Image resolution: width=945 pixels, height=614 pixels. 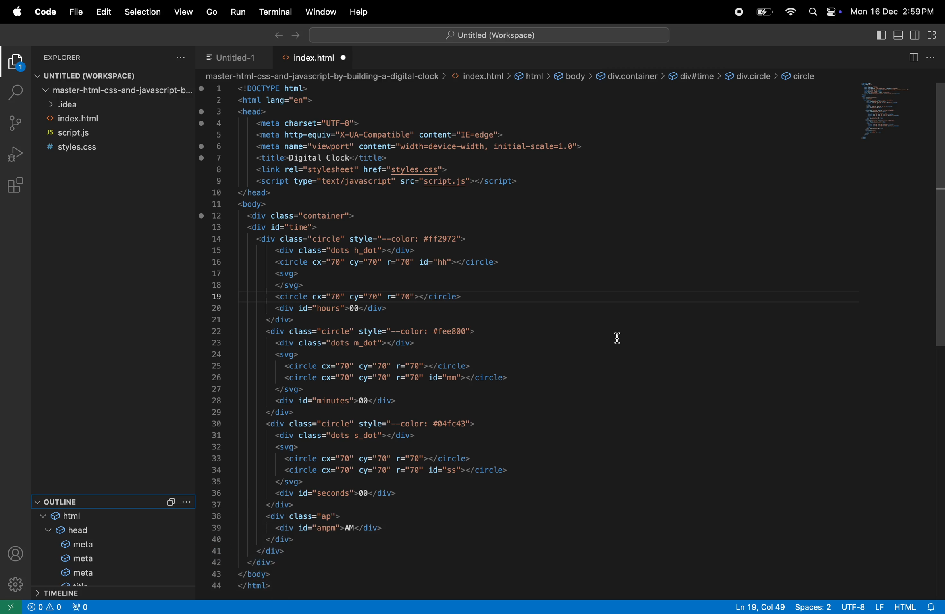 What do you see at coordinates (762, 607) in the screenshot?
I see `line 19 col 49` at bounding box center [762, 607].